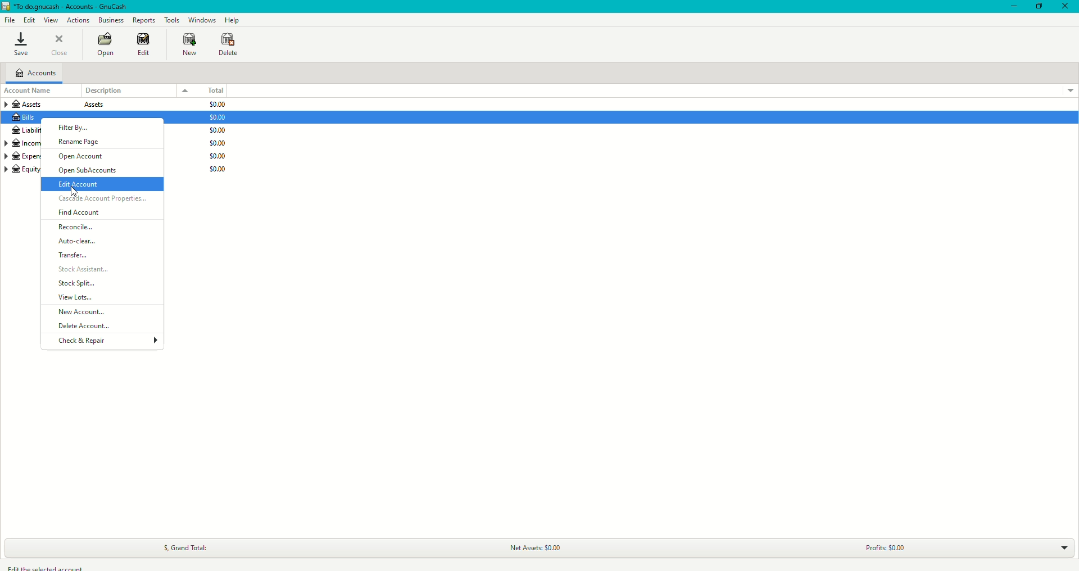 Image resolution: width=1079 pixels, height=571 pixels. Describe the element at coordinates (22, 156) in the screenshot. I see `Expenses` at that location.